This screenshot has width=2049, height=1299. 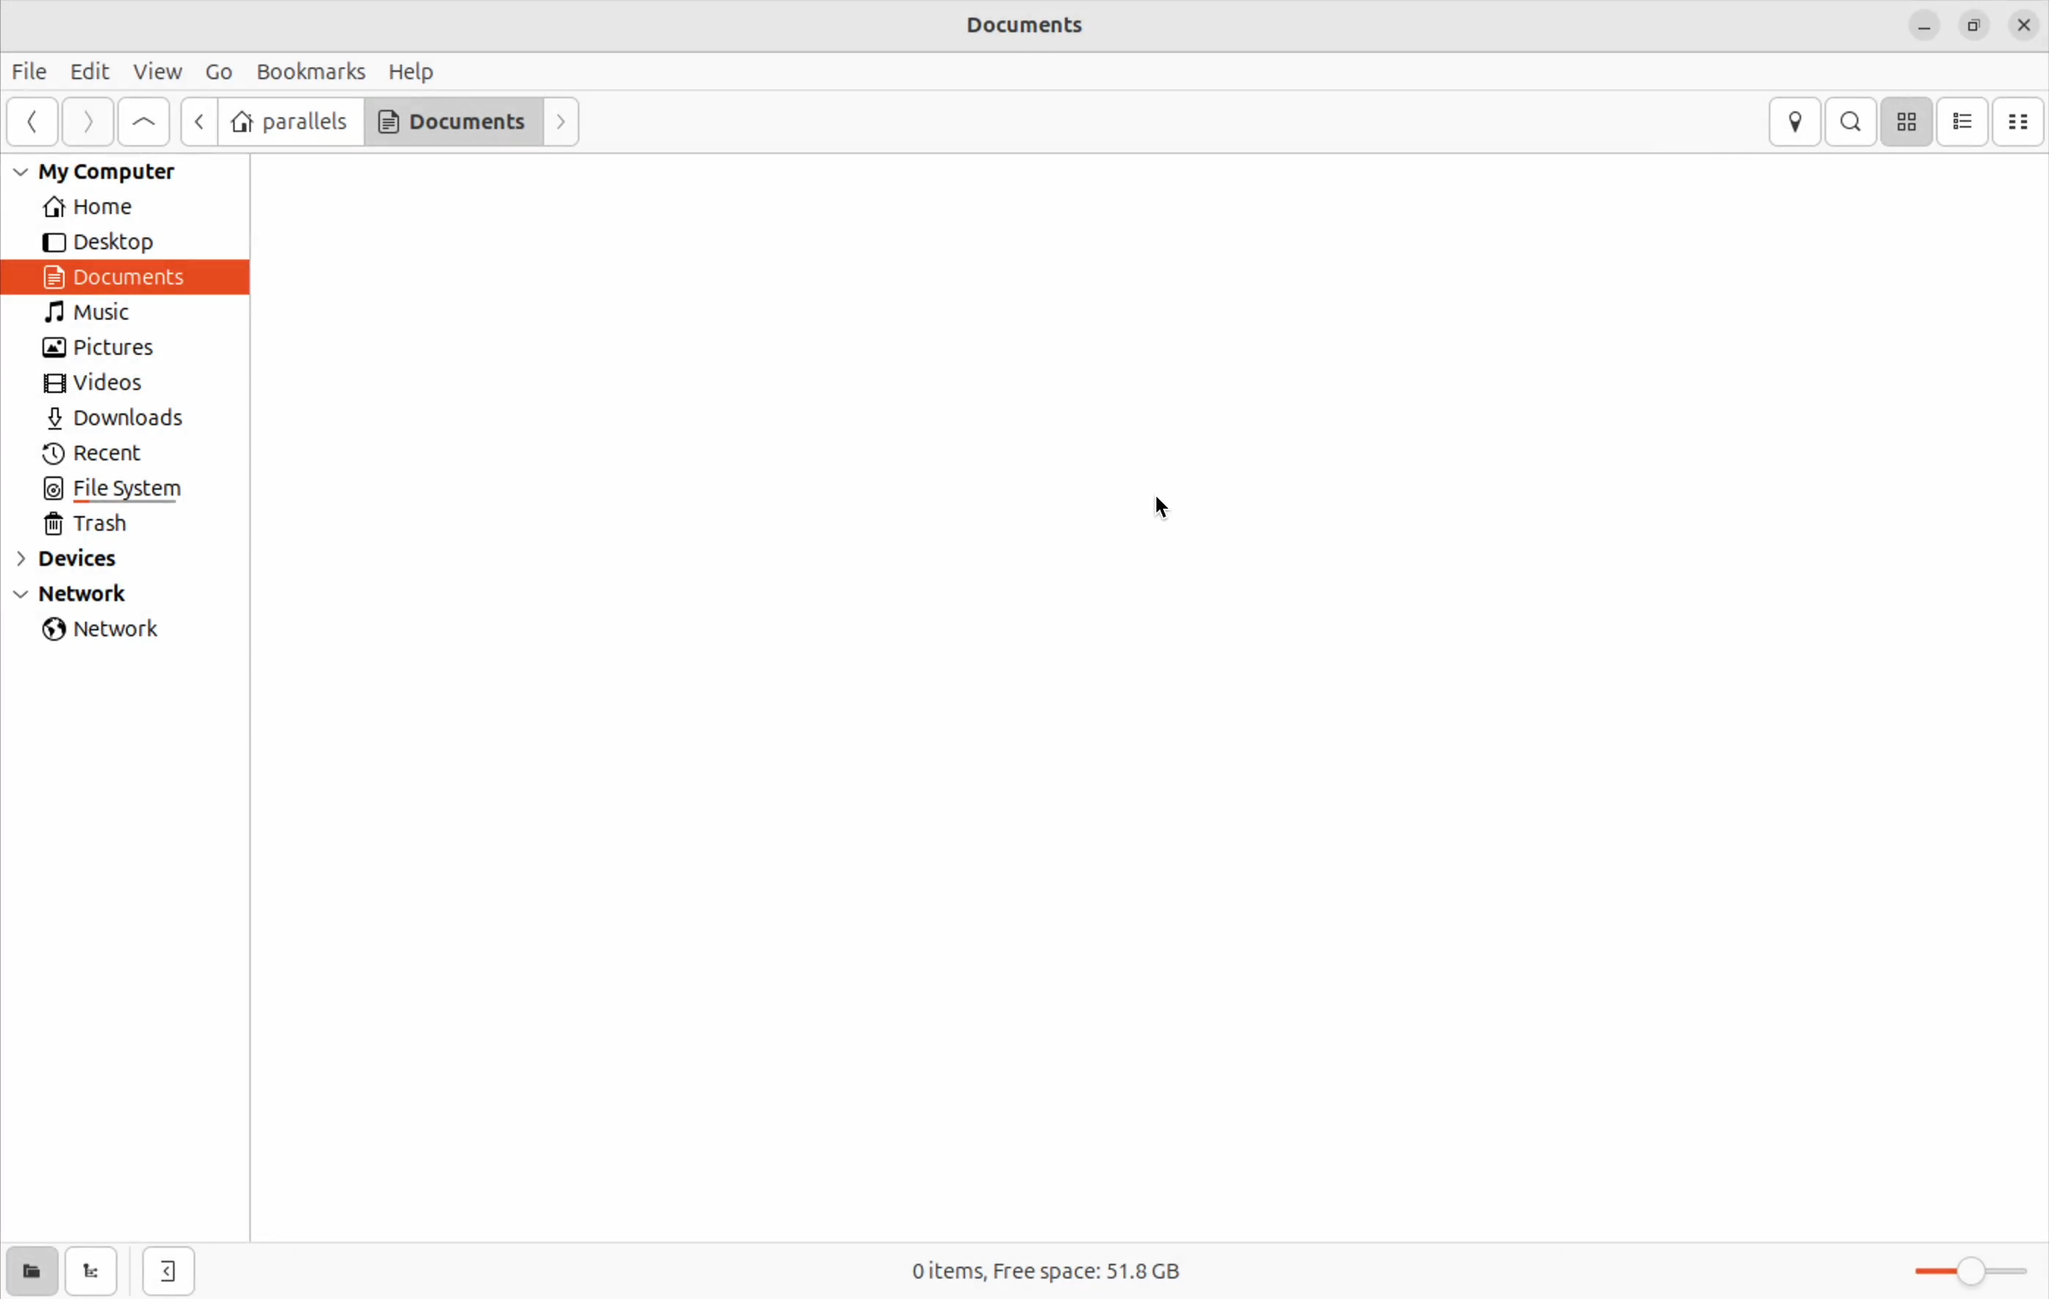 What do you see at coordinates (565, 122) in the screenshot?
I see `Forward` at bounding box center [565, 122].